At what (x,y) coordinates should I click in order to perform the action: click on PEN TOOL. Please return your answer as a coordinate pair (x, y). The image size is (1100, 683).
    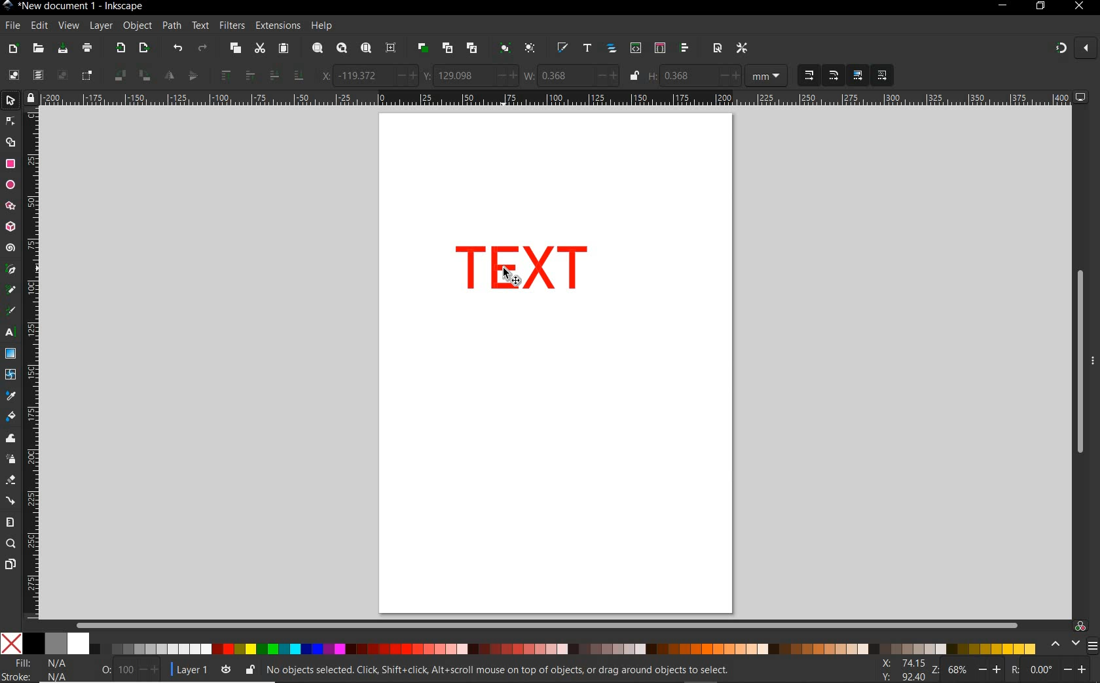
    Looking at the image, I should click on (11, 270).